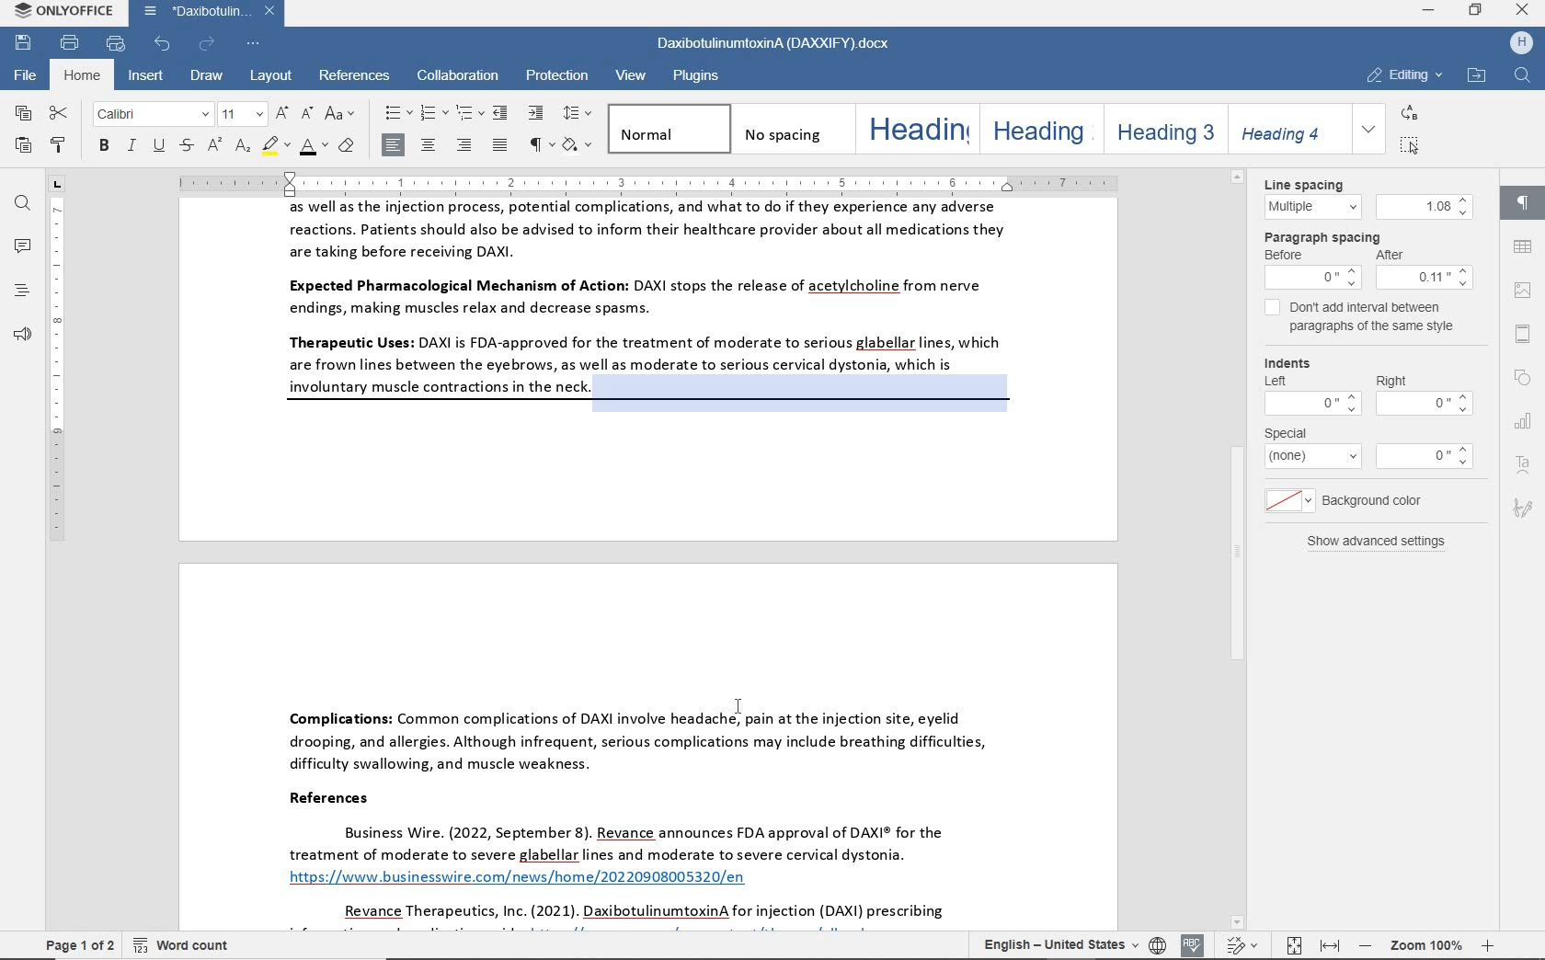  What do you see at coordinates (339, 113) in the screenshot?
I see `change case` at bounding box center [339, 113].